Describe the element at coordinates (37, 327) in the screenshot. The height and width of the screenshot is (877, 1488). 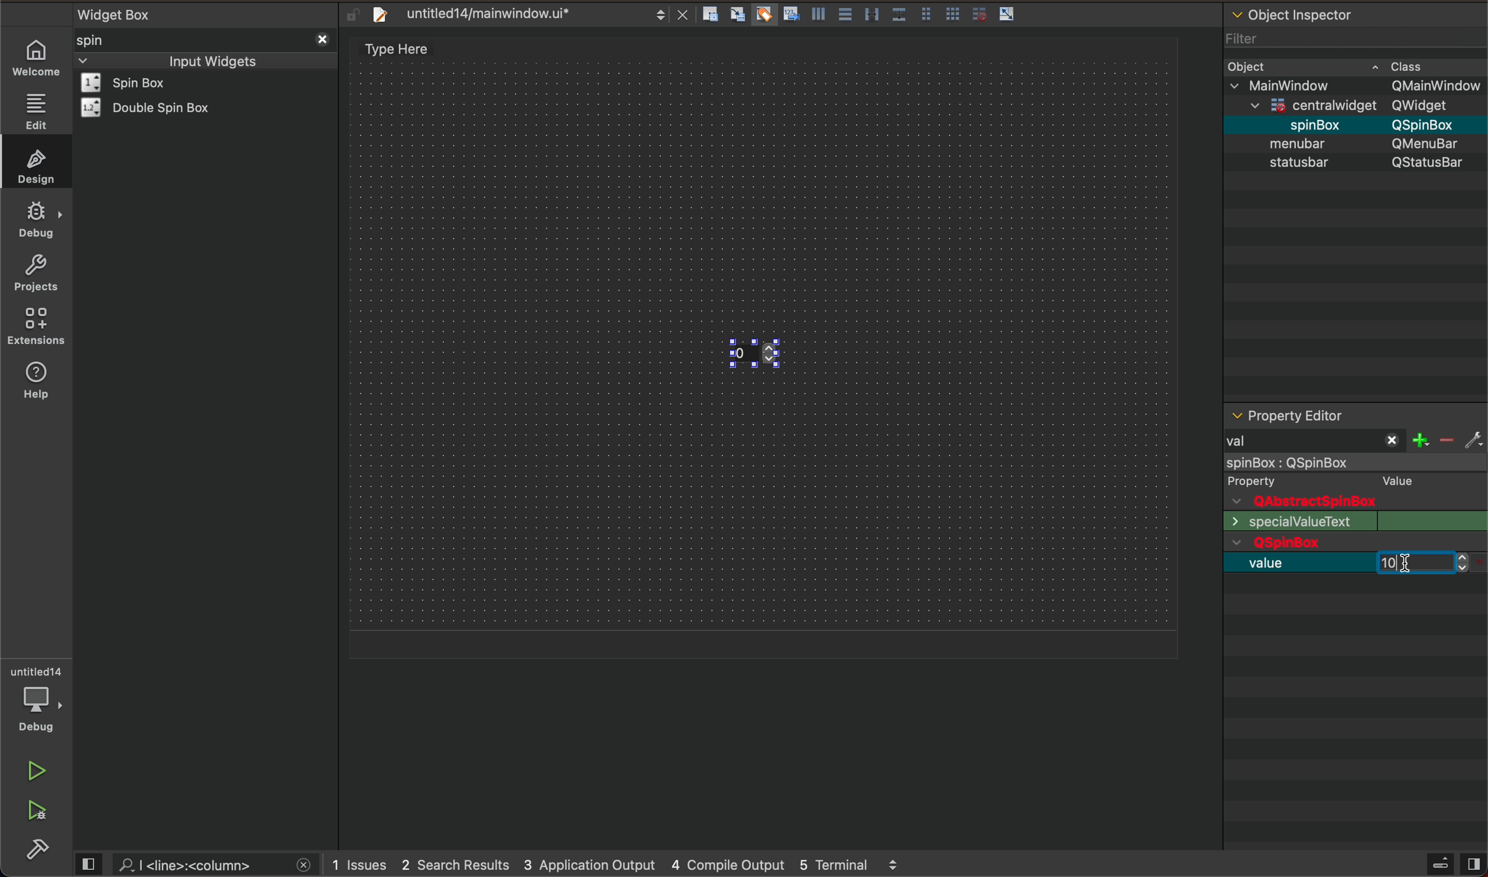
I see `extension` at that location.